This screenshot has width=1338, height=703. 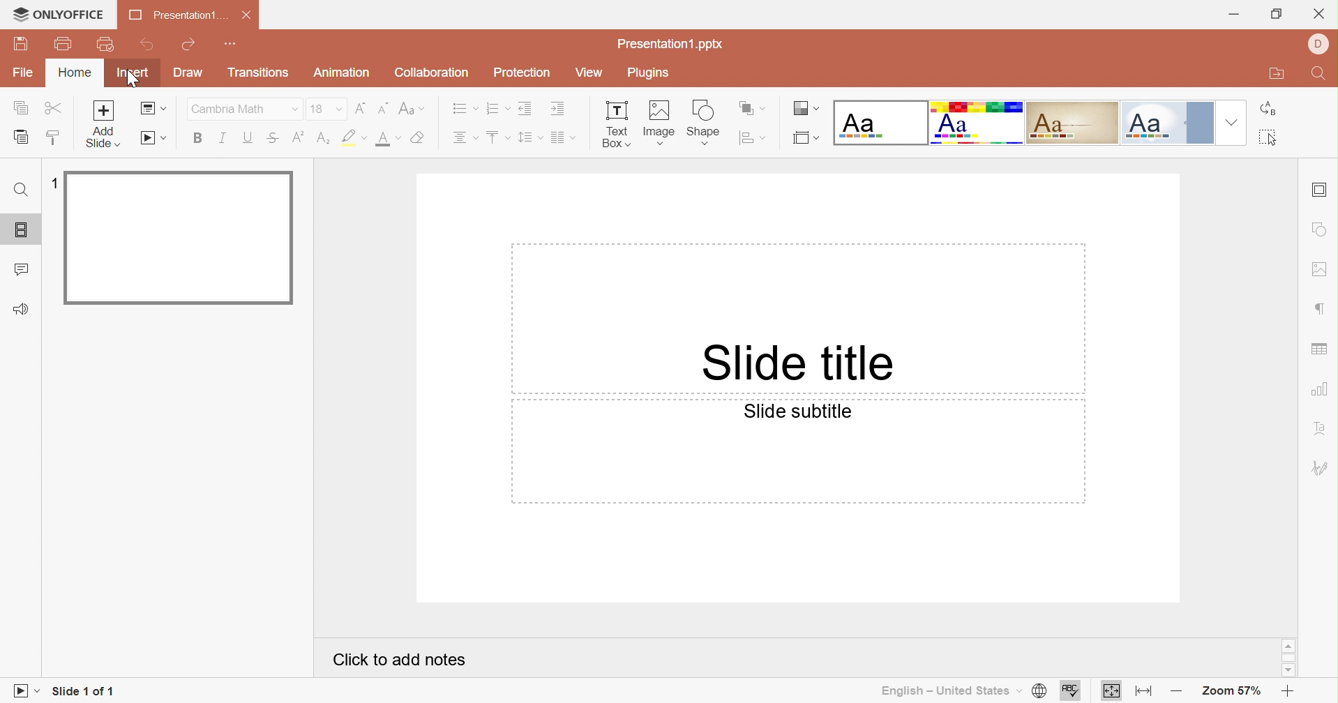 What do you see at coordinates (1322, 75) in the screenshot?
I see `Find` at bounding box center [1322, 75].